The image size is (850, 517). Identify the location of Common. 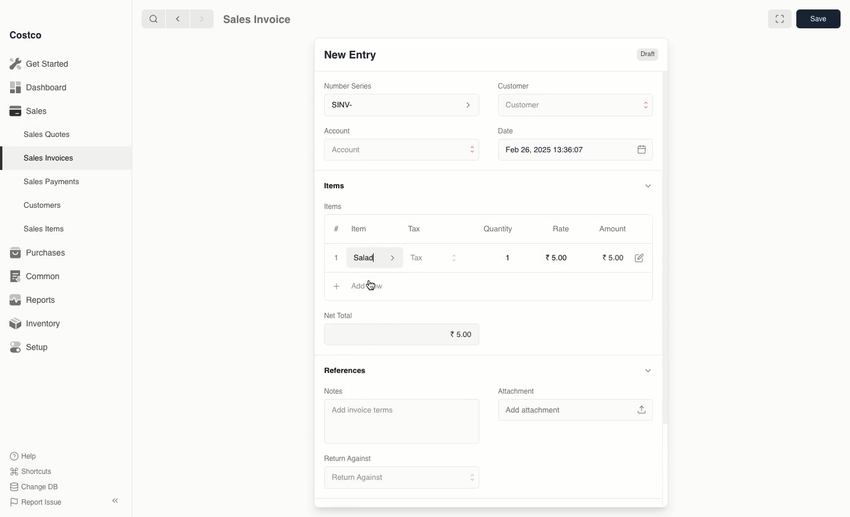
(40, 276).